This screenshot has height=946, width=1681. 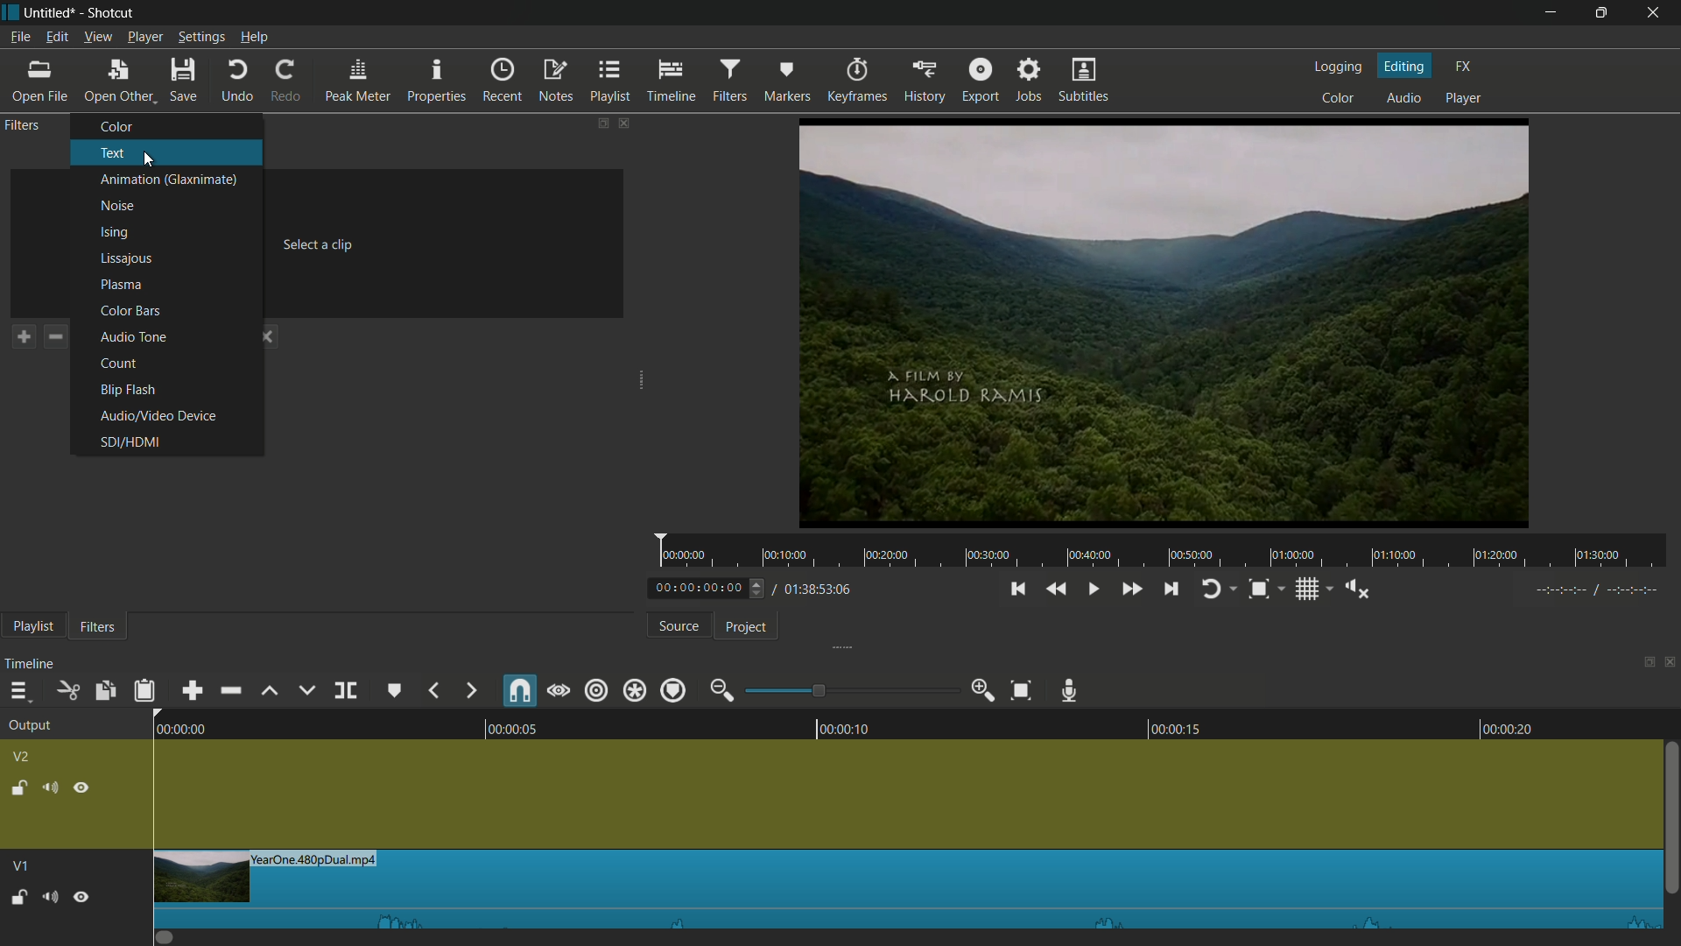 What do you see at coordinates (200, 37) in the screenshot?
I see `settings menu` at bounding box center [200, 37].